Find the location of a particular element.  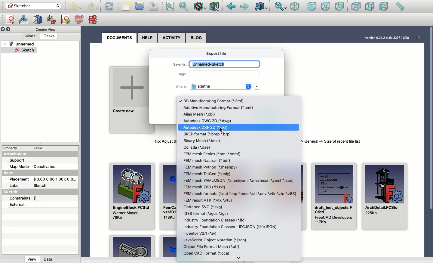

Help is located at coordinates (148, 37).